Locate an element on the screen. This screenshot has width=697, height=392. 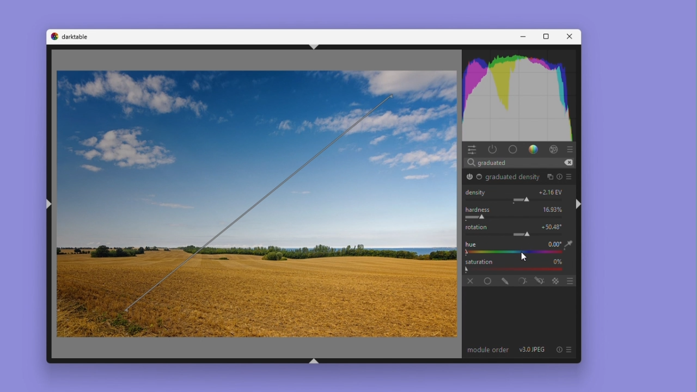
Module Parameter Adjustment Slider is located at coordinates (517, 200).